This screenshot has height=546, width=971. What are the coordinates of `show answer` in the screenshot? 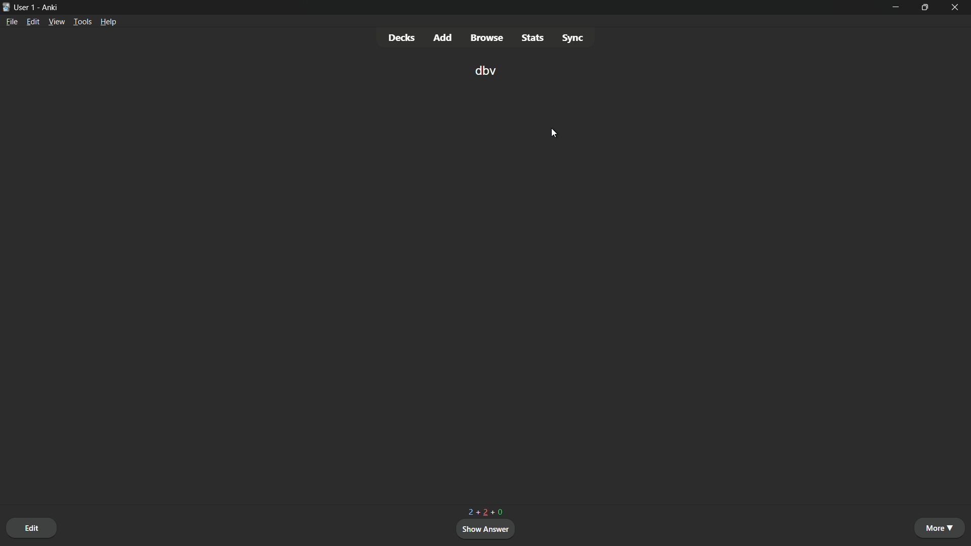 It's located at (487, 529).